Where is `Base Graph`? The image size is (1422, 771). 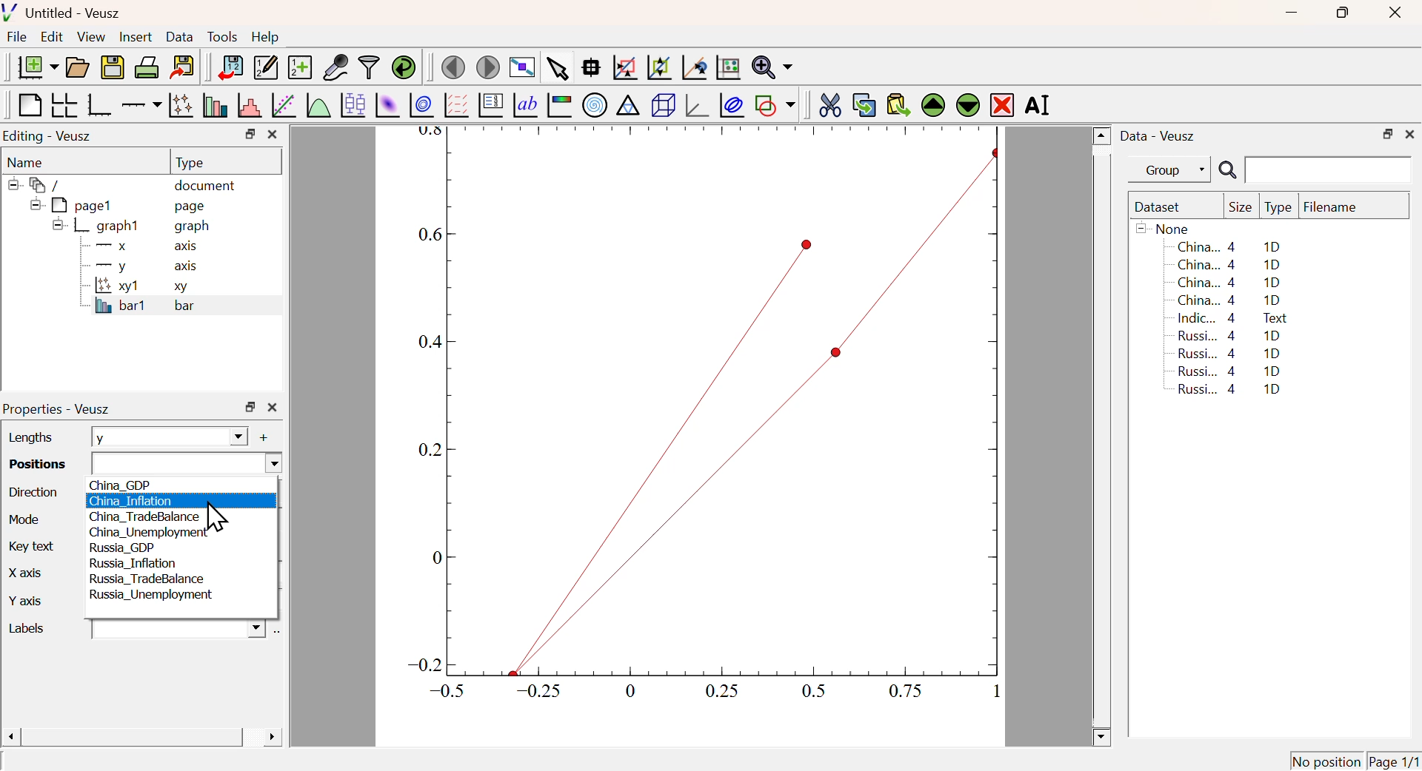
Base Graph is located at coordinates (98, 104).